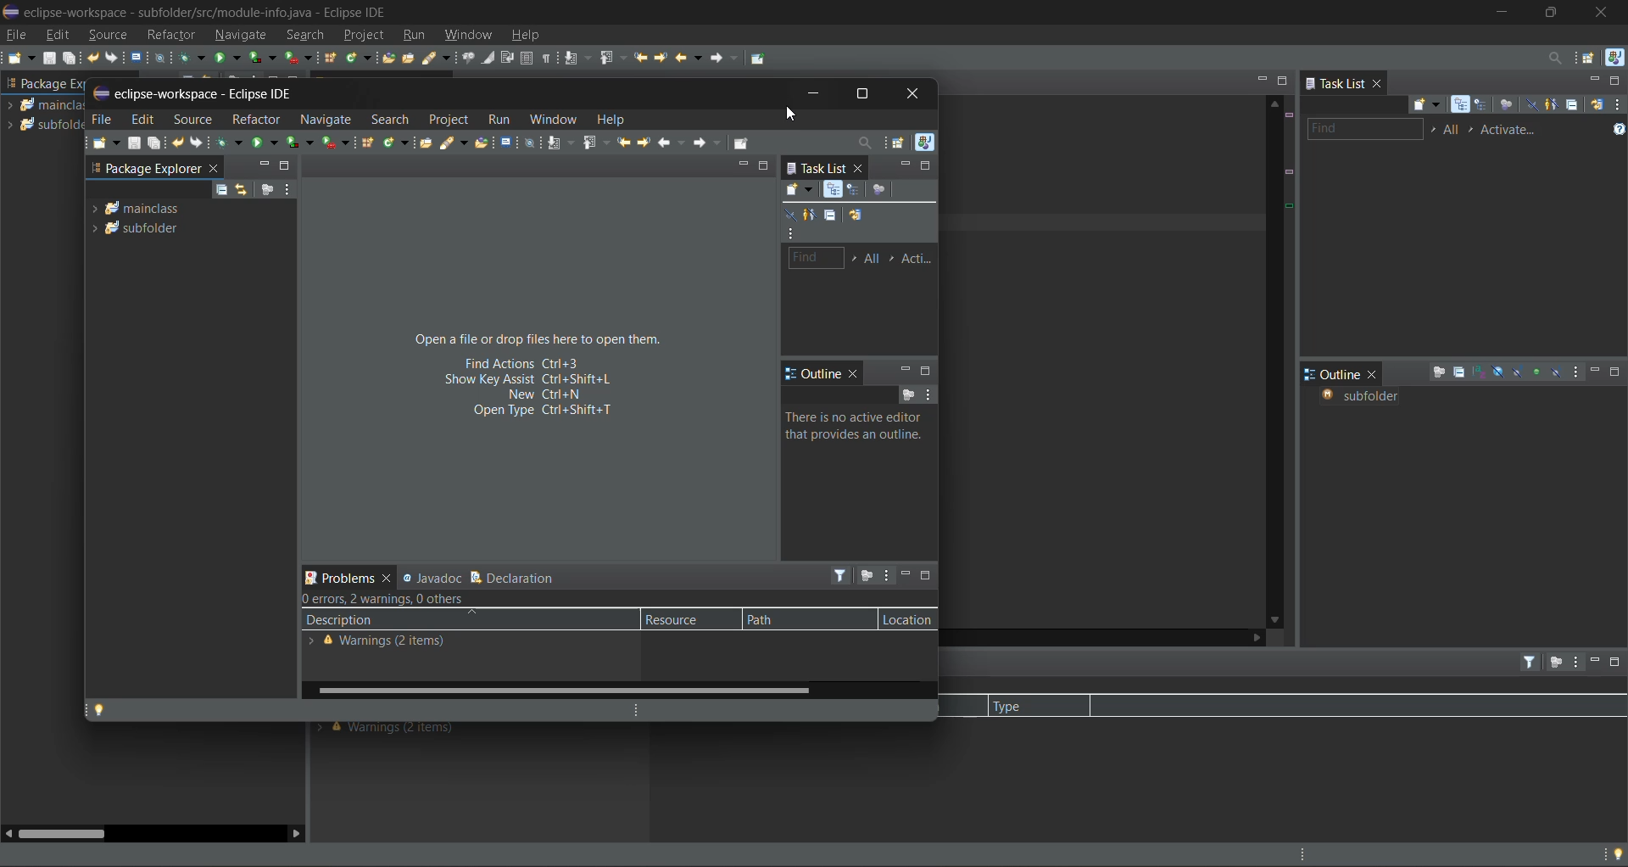  Describe the element at coordinates (109, 58) in the screenshot. I see `redo` at that location.